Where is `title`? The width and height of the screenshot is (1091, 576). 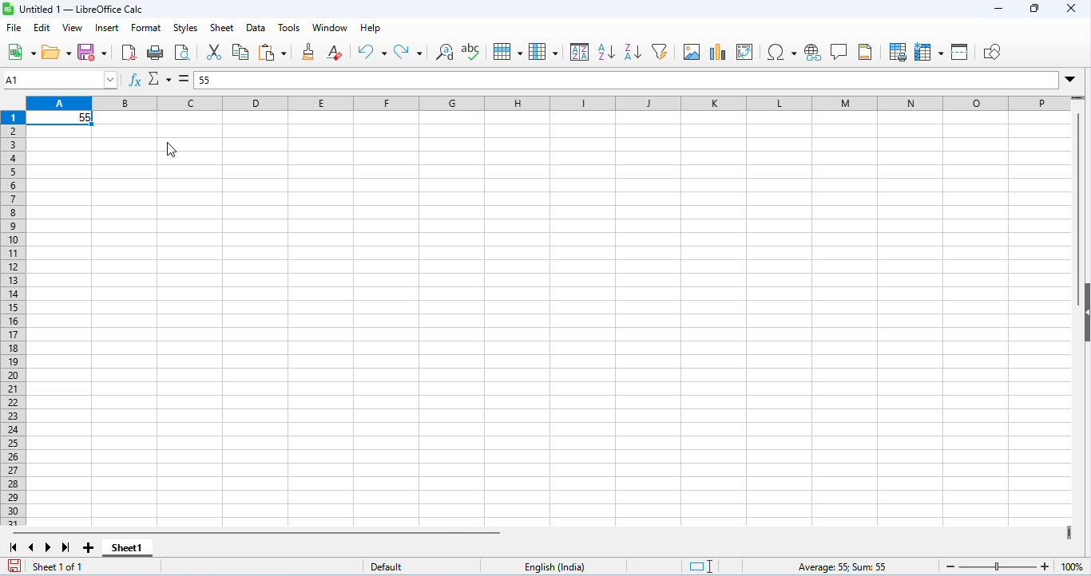
title is located at coordinates (73, 9).